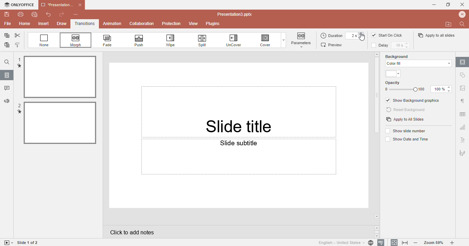 This screenshot has width=469, height=246. Describe the element at coordinates (7, 89) in the screenshot. I see `Comments` at that location.